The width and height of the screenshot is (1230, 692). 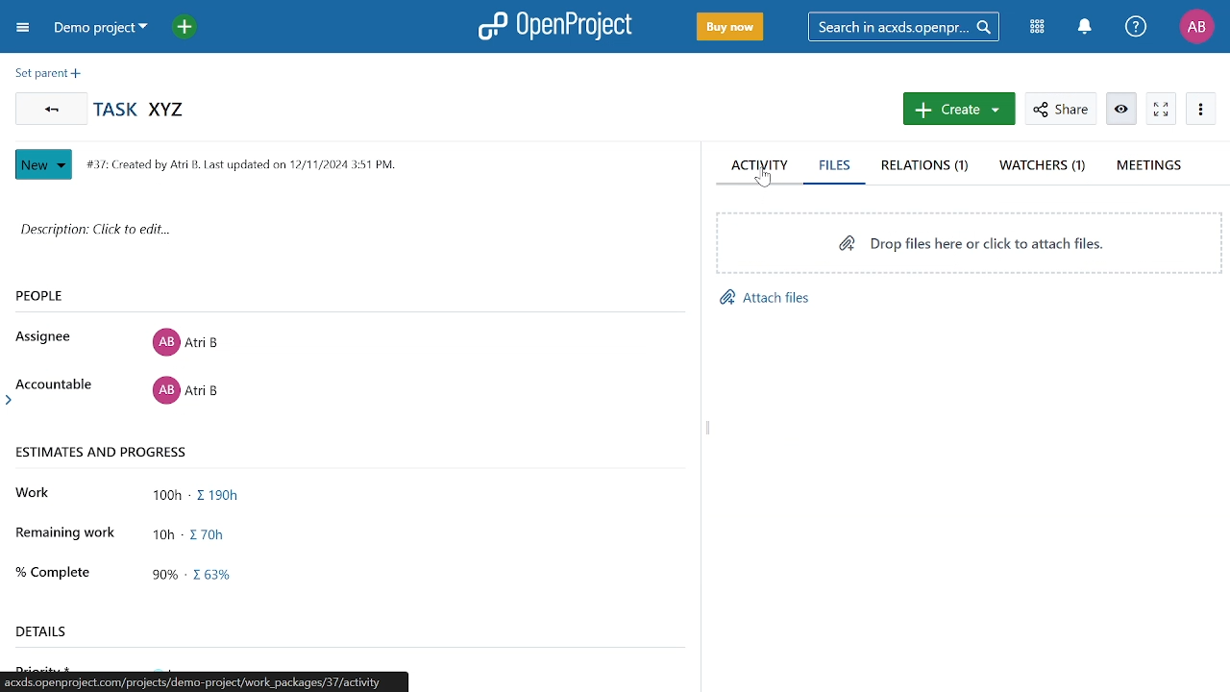 What do you see at coordinates (1147, 167) in the screenshot?
I see `Meetings` at bounding box center [1147, 167].